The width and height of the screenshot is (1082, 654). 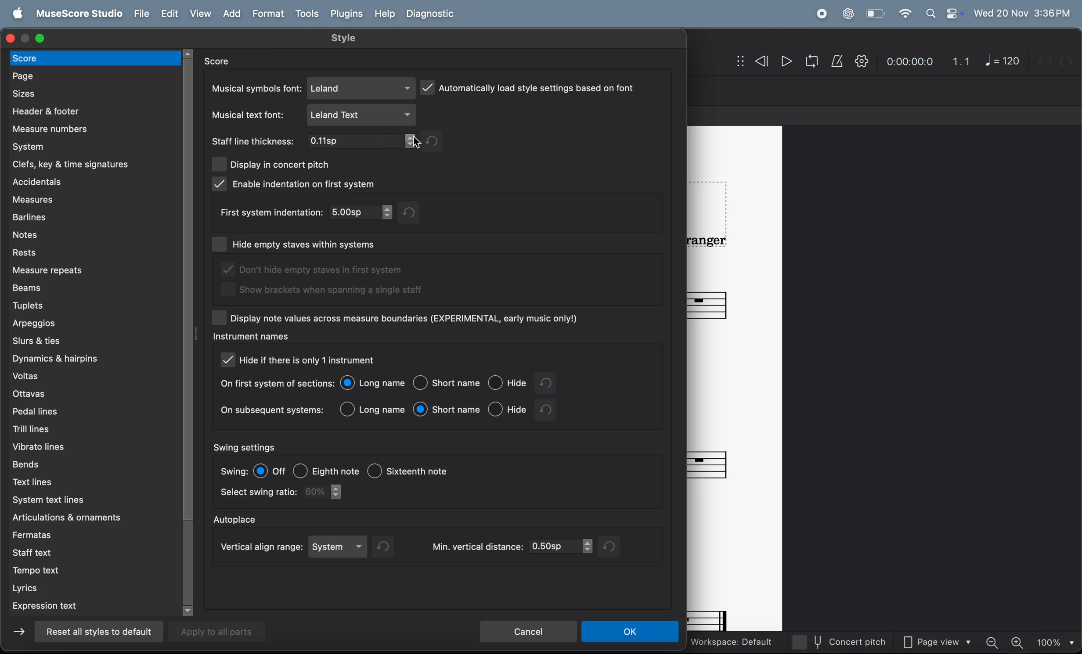 I want to click on maximize, so click(x=41, y=37).